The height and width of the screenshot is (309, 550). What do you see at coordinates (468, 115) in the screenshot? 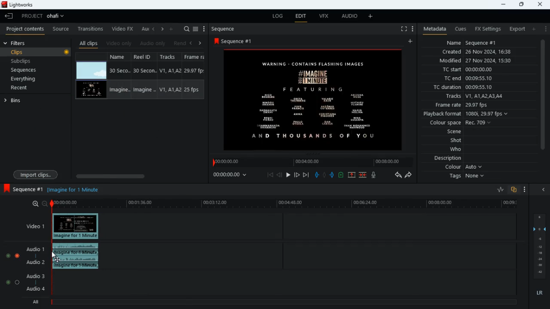
I see `playback format` at bounding box center [468, 115].